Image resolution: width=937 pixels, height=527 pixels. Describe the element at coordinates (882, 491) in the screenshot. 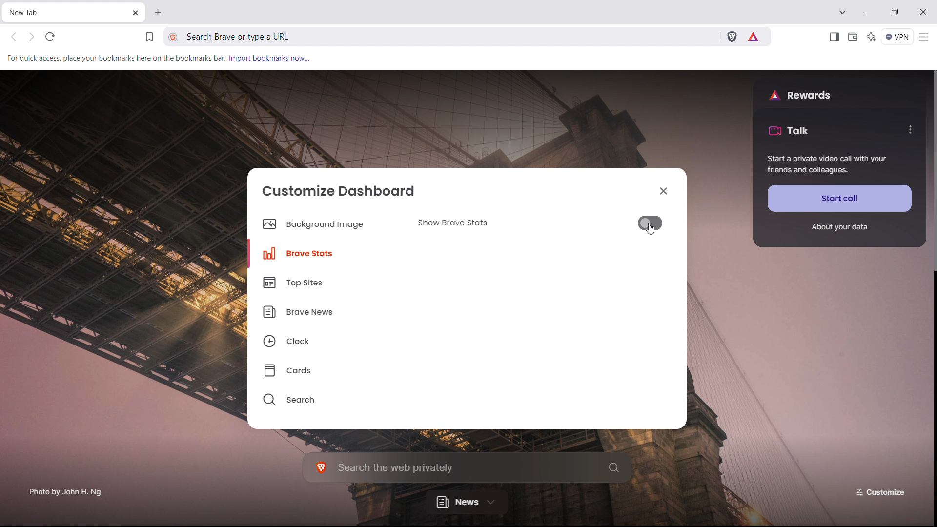

I see `customize` at that location.